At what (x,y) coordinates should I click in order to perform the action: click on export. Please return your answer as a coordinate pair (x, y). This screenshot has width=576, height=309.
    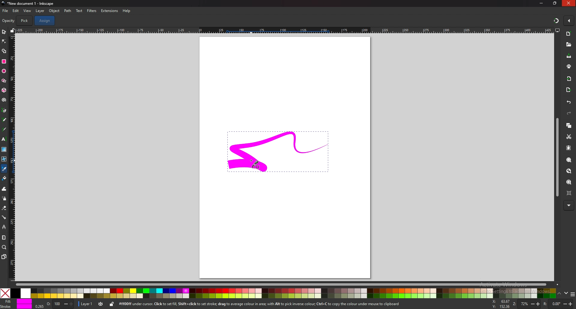
    Looking at the image, I should click on (568, 90).